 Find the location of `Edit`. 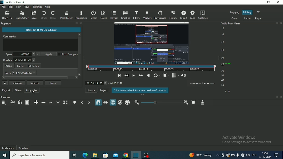

Edit is located at coordinates (10, 7).